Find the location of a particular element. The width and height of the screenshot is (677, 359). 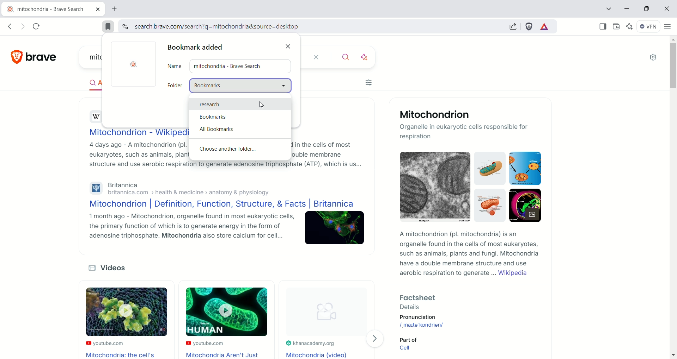

Mitochondrion images is located at coordinates (467, 189).